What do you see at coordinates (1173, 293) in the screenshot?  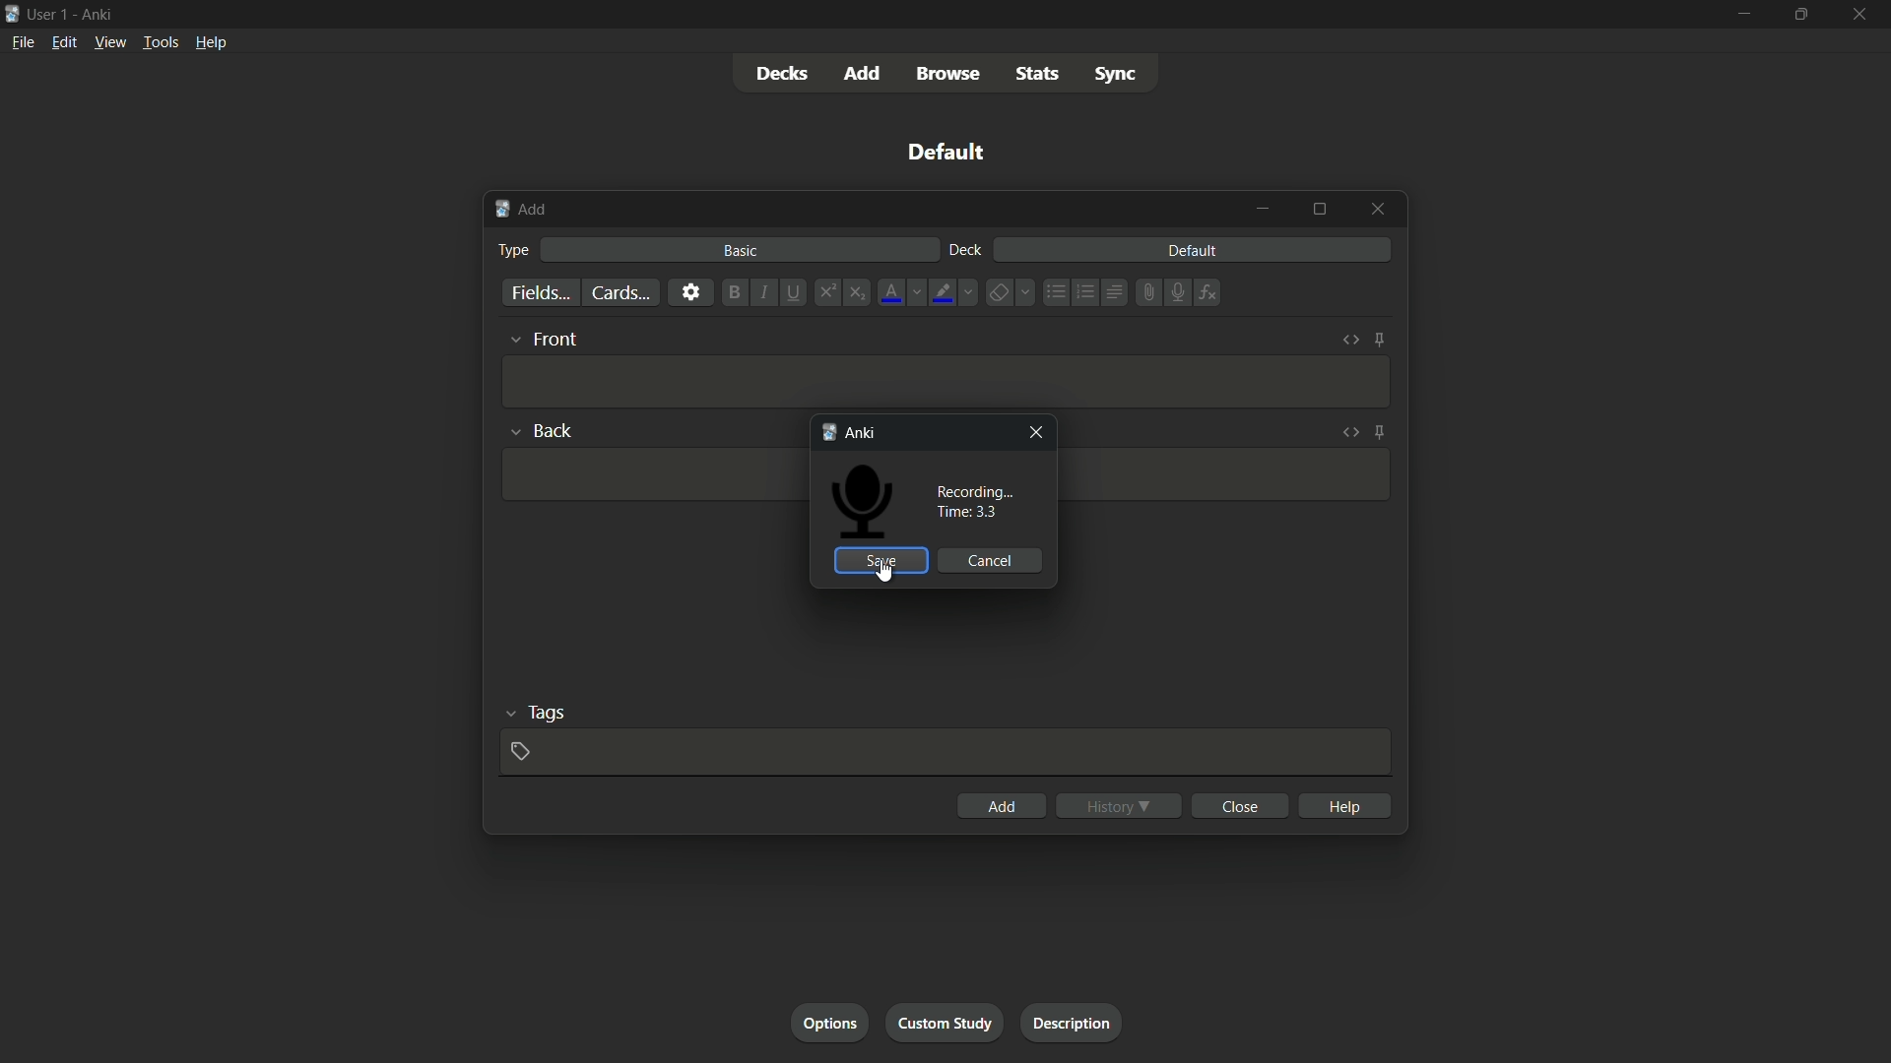 I see `record audio` at bounding box center [1173, 293].